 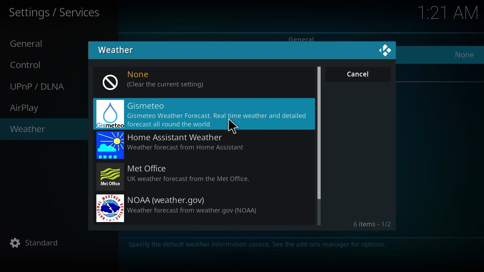 I want to click on weather, so click(x=117, y=50).